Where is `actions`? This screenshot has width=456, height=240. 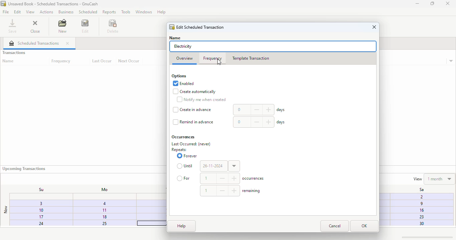 actions is located at coordinates (46, 12).